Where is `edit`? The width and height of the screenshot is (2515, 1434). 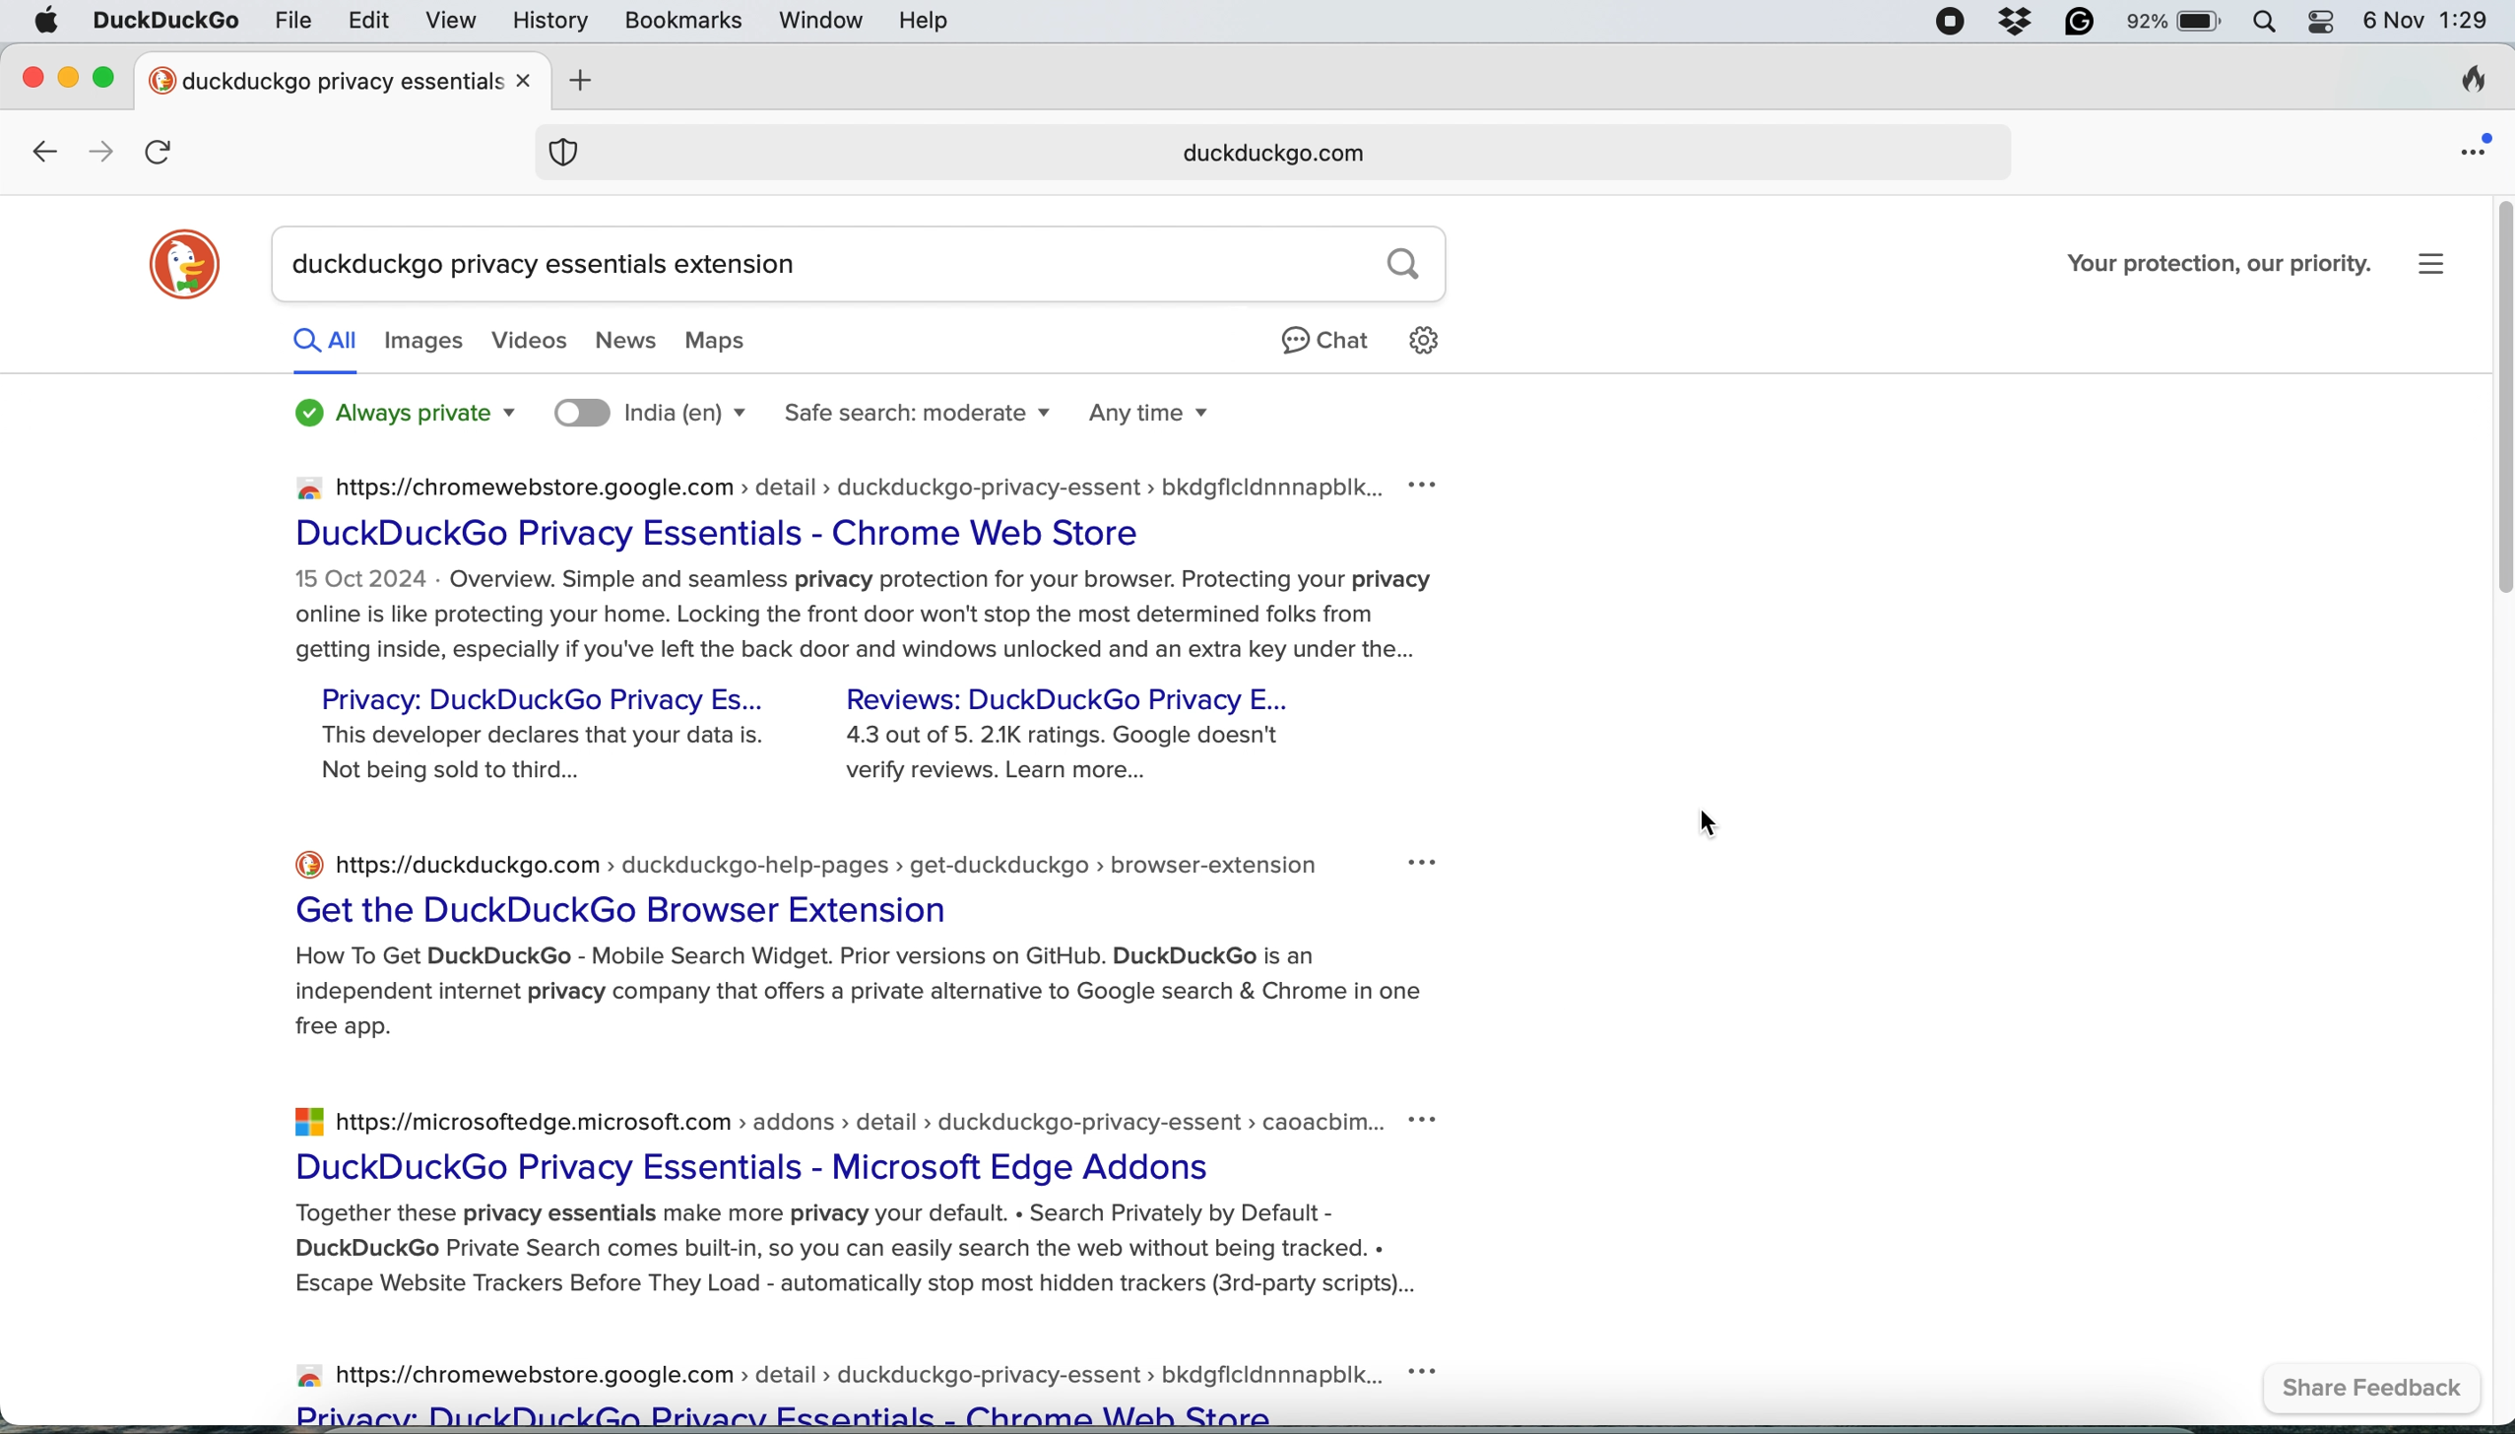 edit is located at coordinates (368, 22).